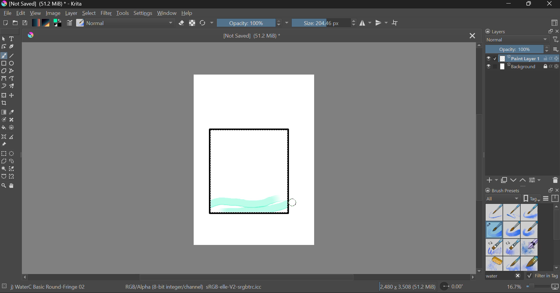  Describe the element at coordinates (3, 168) in the screenshot. I see `Continuous Selection` at that location.